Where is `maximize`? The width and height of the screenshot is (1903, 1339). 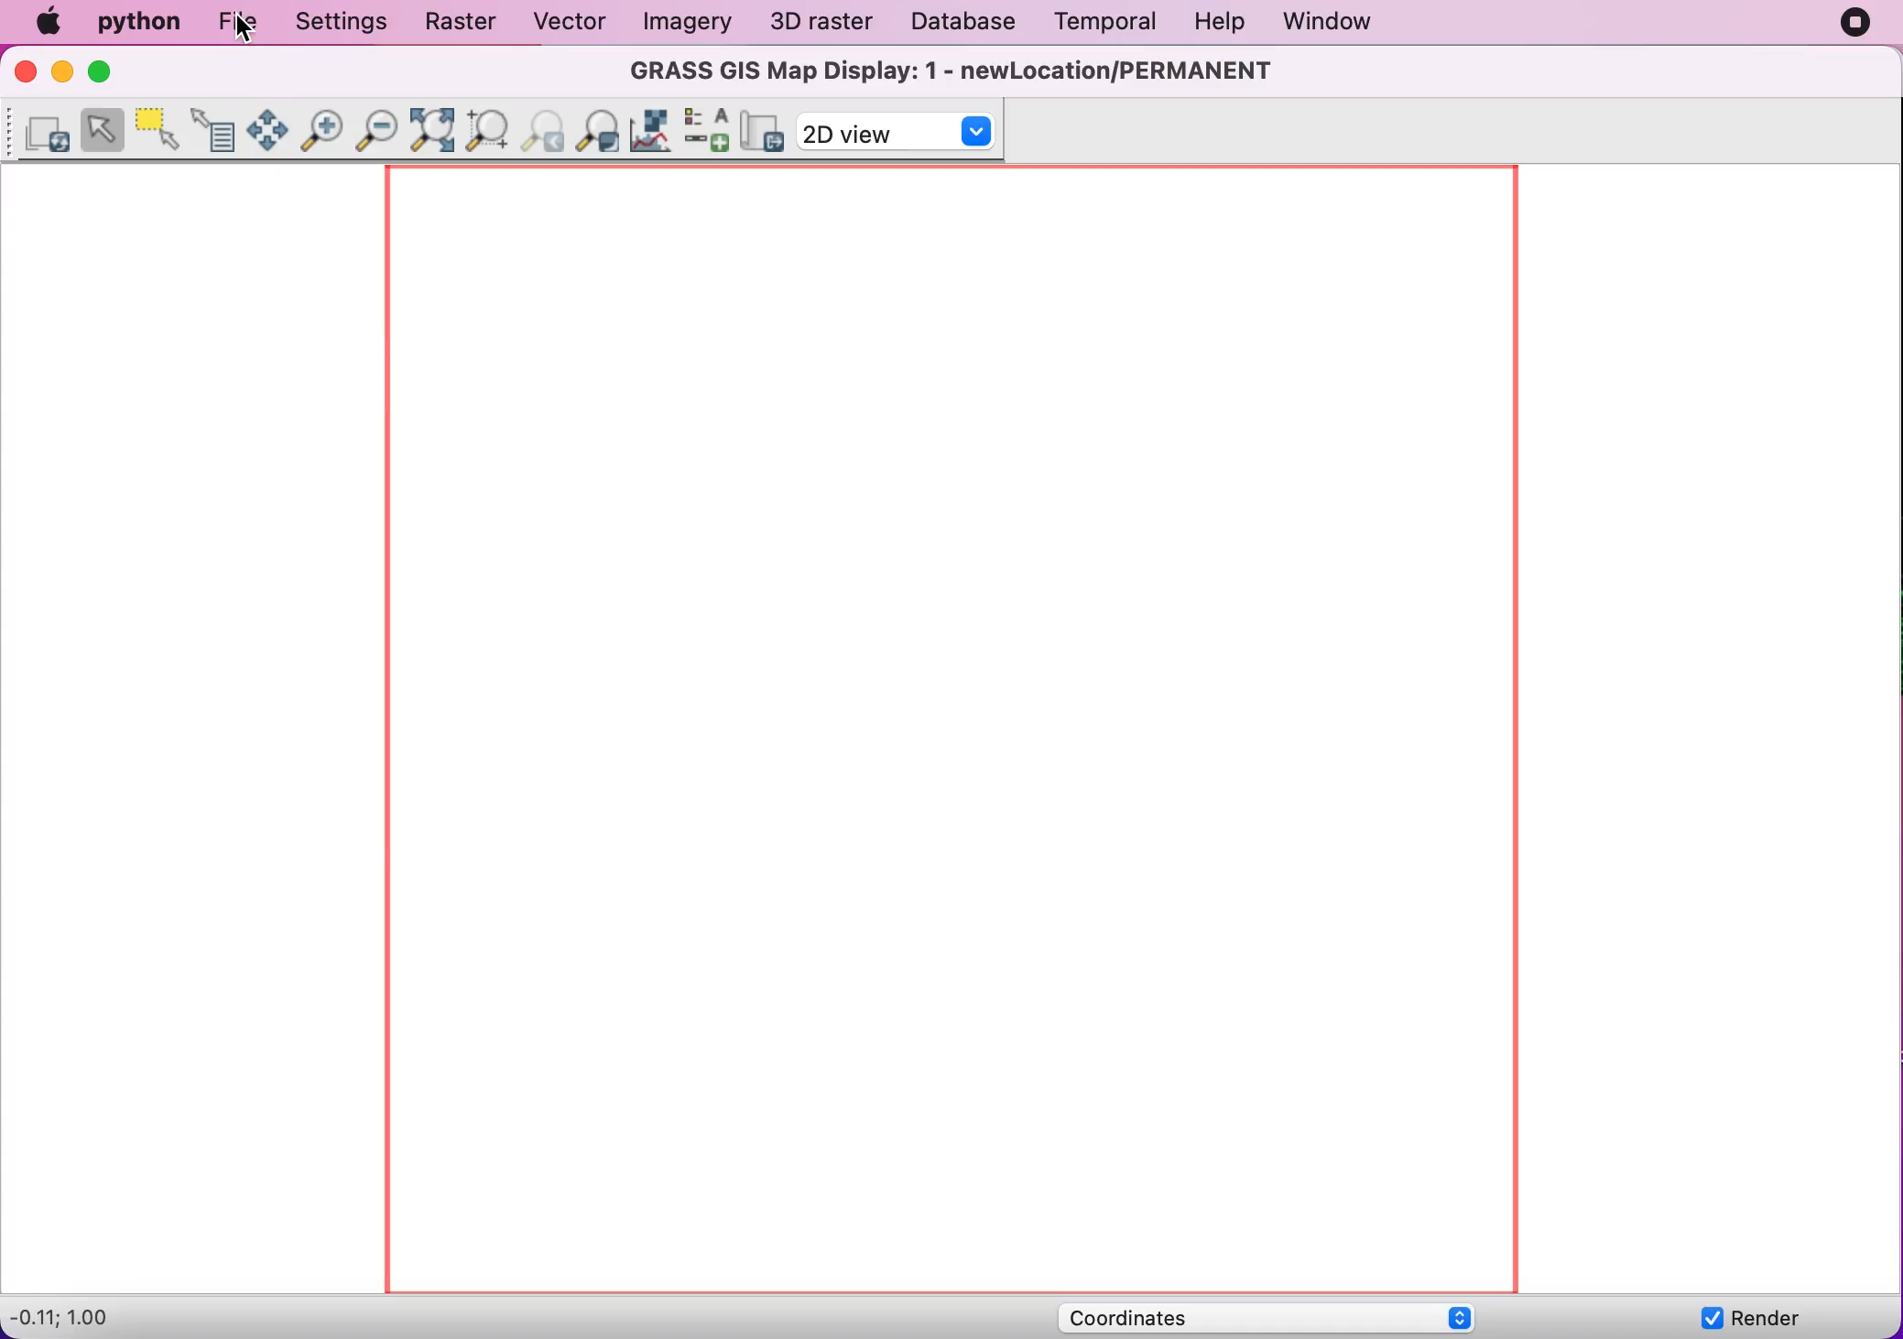
maximize is located at coordinates (103, 73).